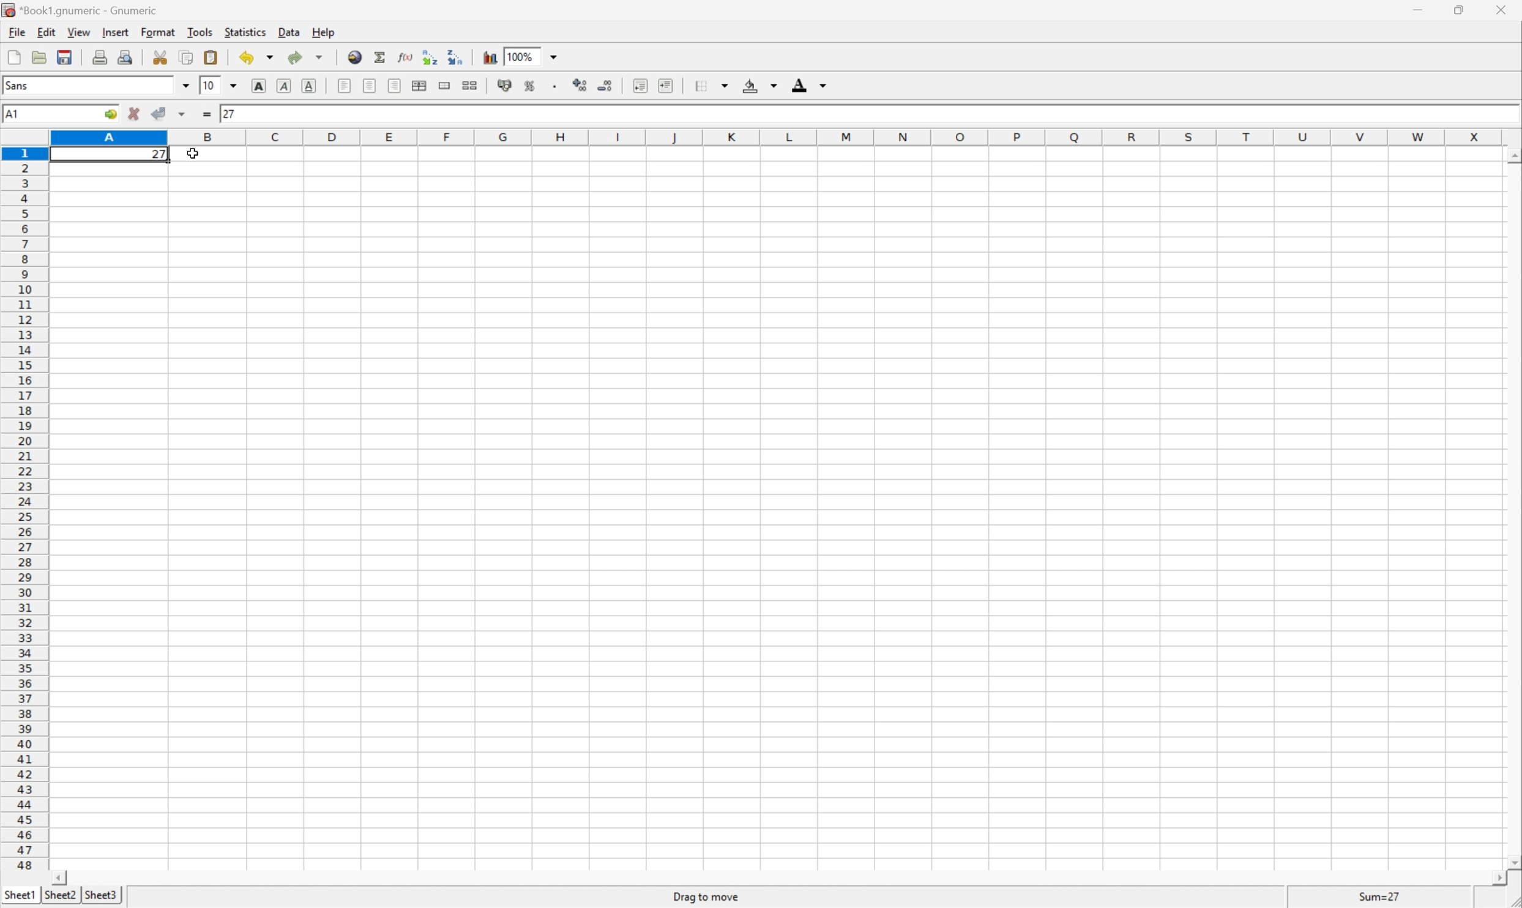  Describe the element at coordinates (469, 85) in the screenshot. I see `Split the merged ranges of cells` at that location.